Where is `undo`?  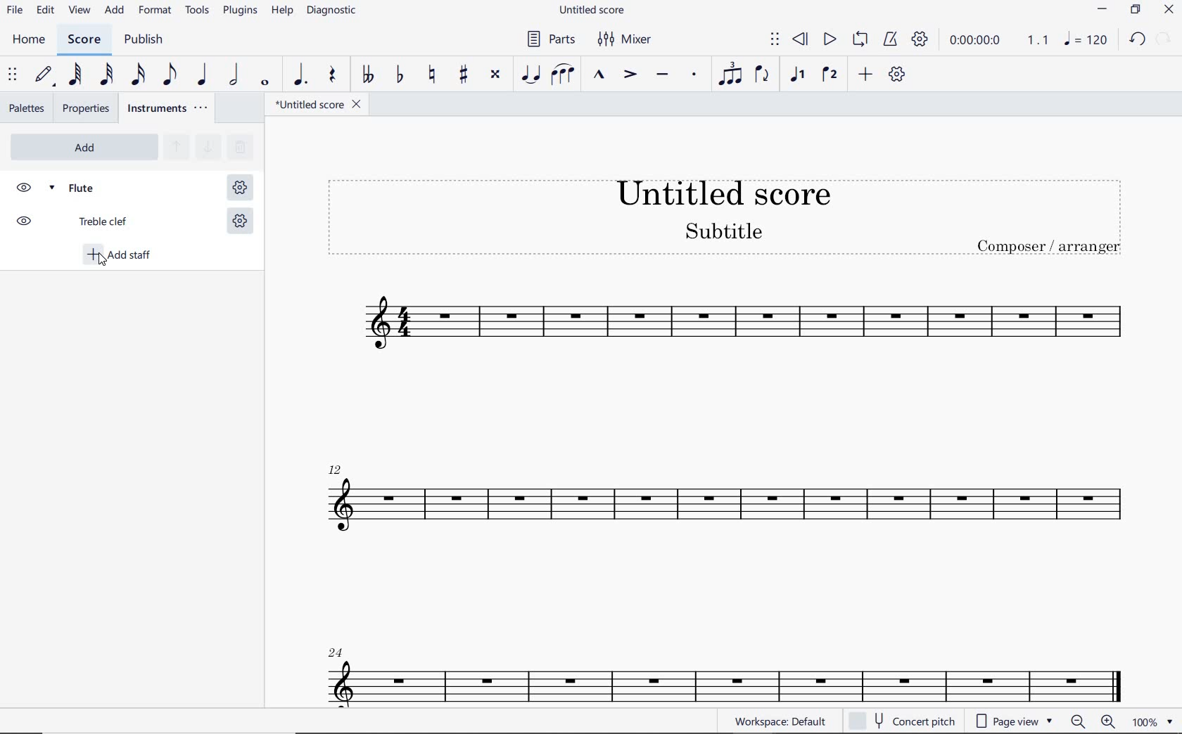 undo is located at coordinates (1138, 40).